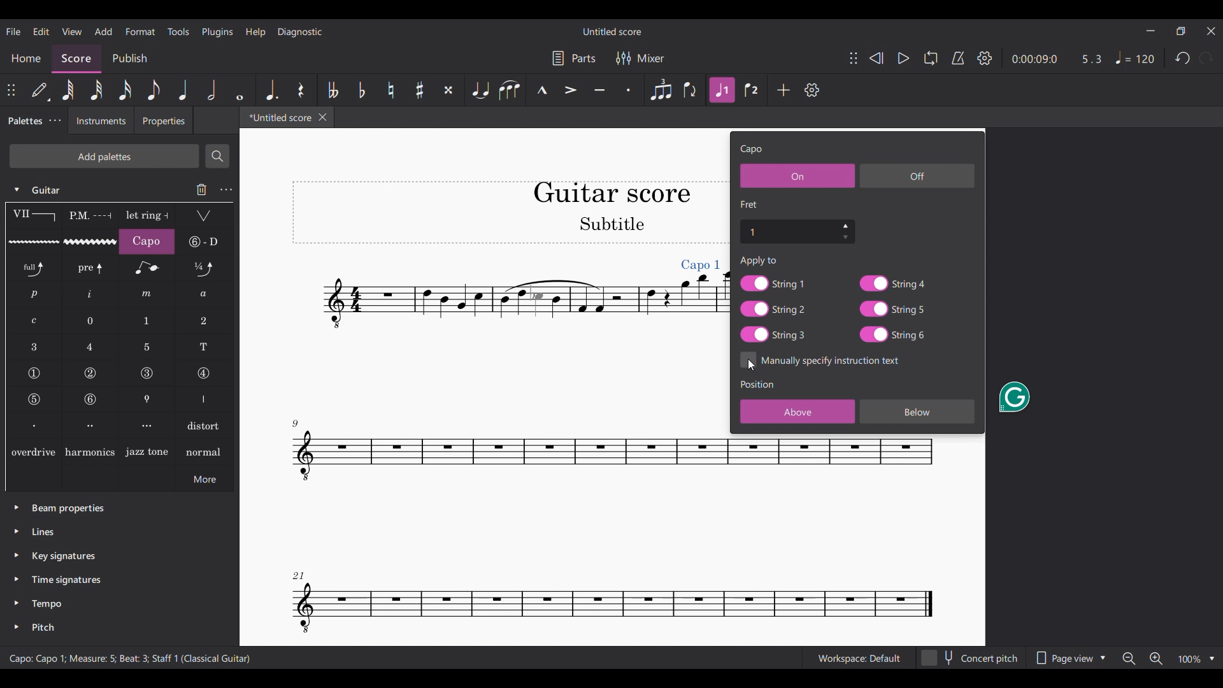 The height and width of the screenshot is (688, 1223). Describe the element at coordinates (16, 602) in the screenshot. I see `Click to expand tempo palette` at that location.